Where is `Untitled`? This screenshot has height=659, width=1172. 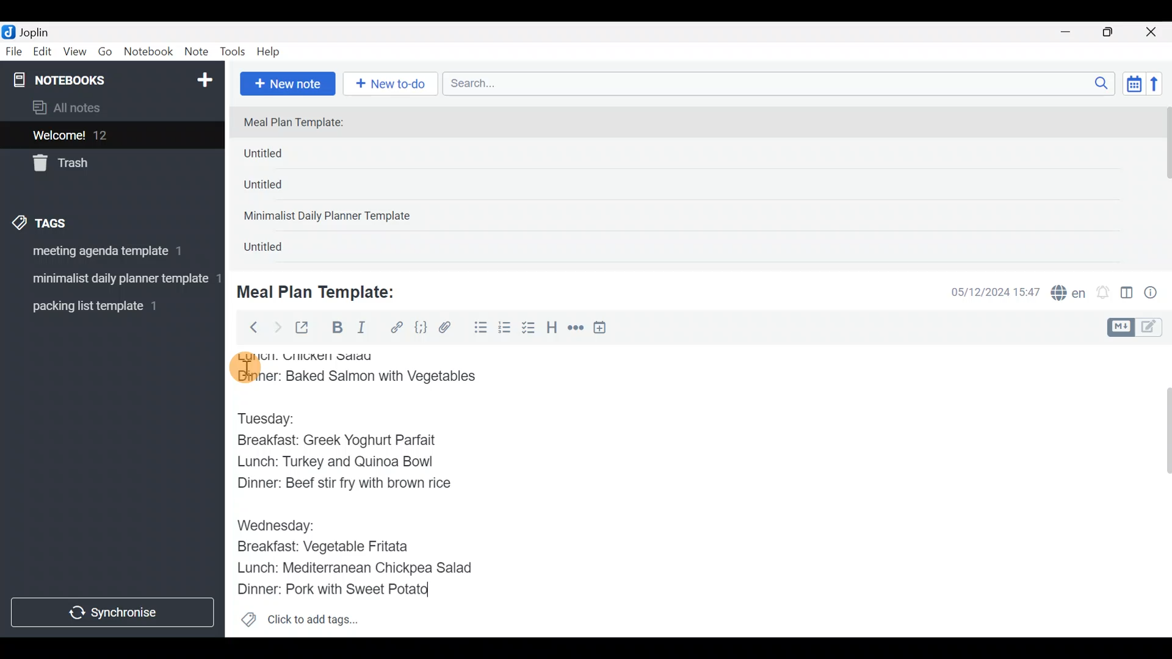 Untitled is located at coordinates (277, 250).